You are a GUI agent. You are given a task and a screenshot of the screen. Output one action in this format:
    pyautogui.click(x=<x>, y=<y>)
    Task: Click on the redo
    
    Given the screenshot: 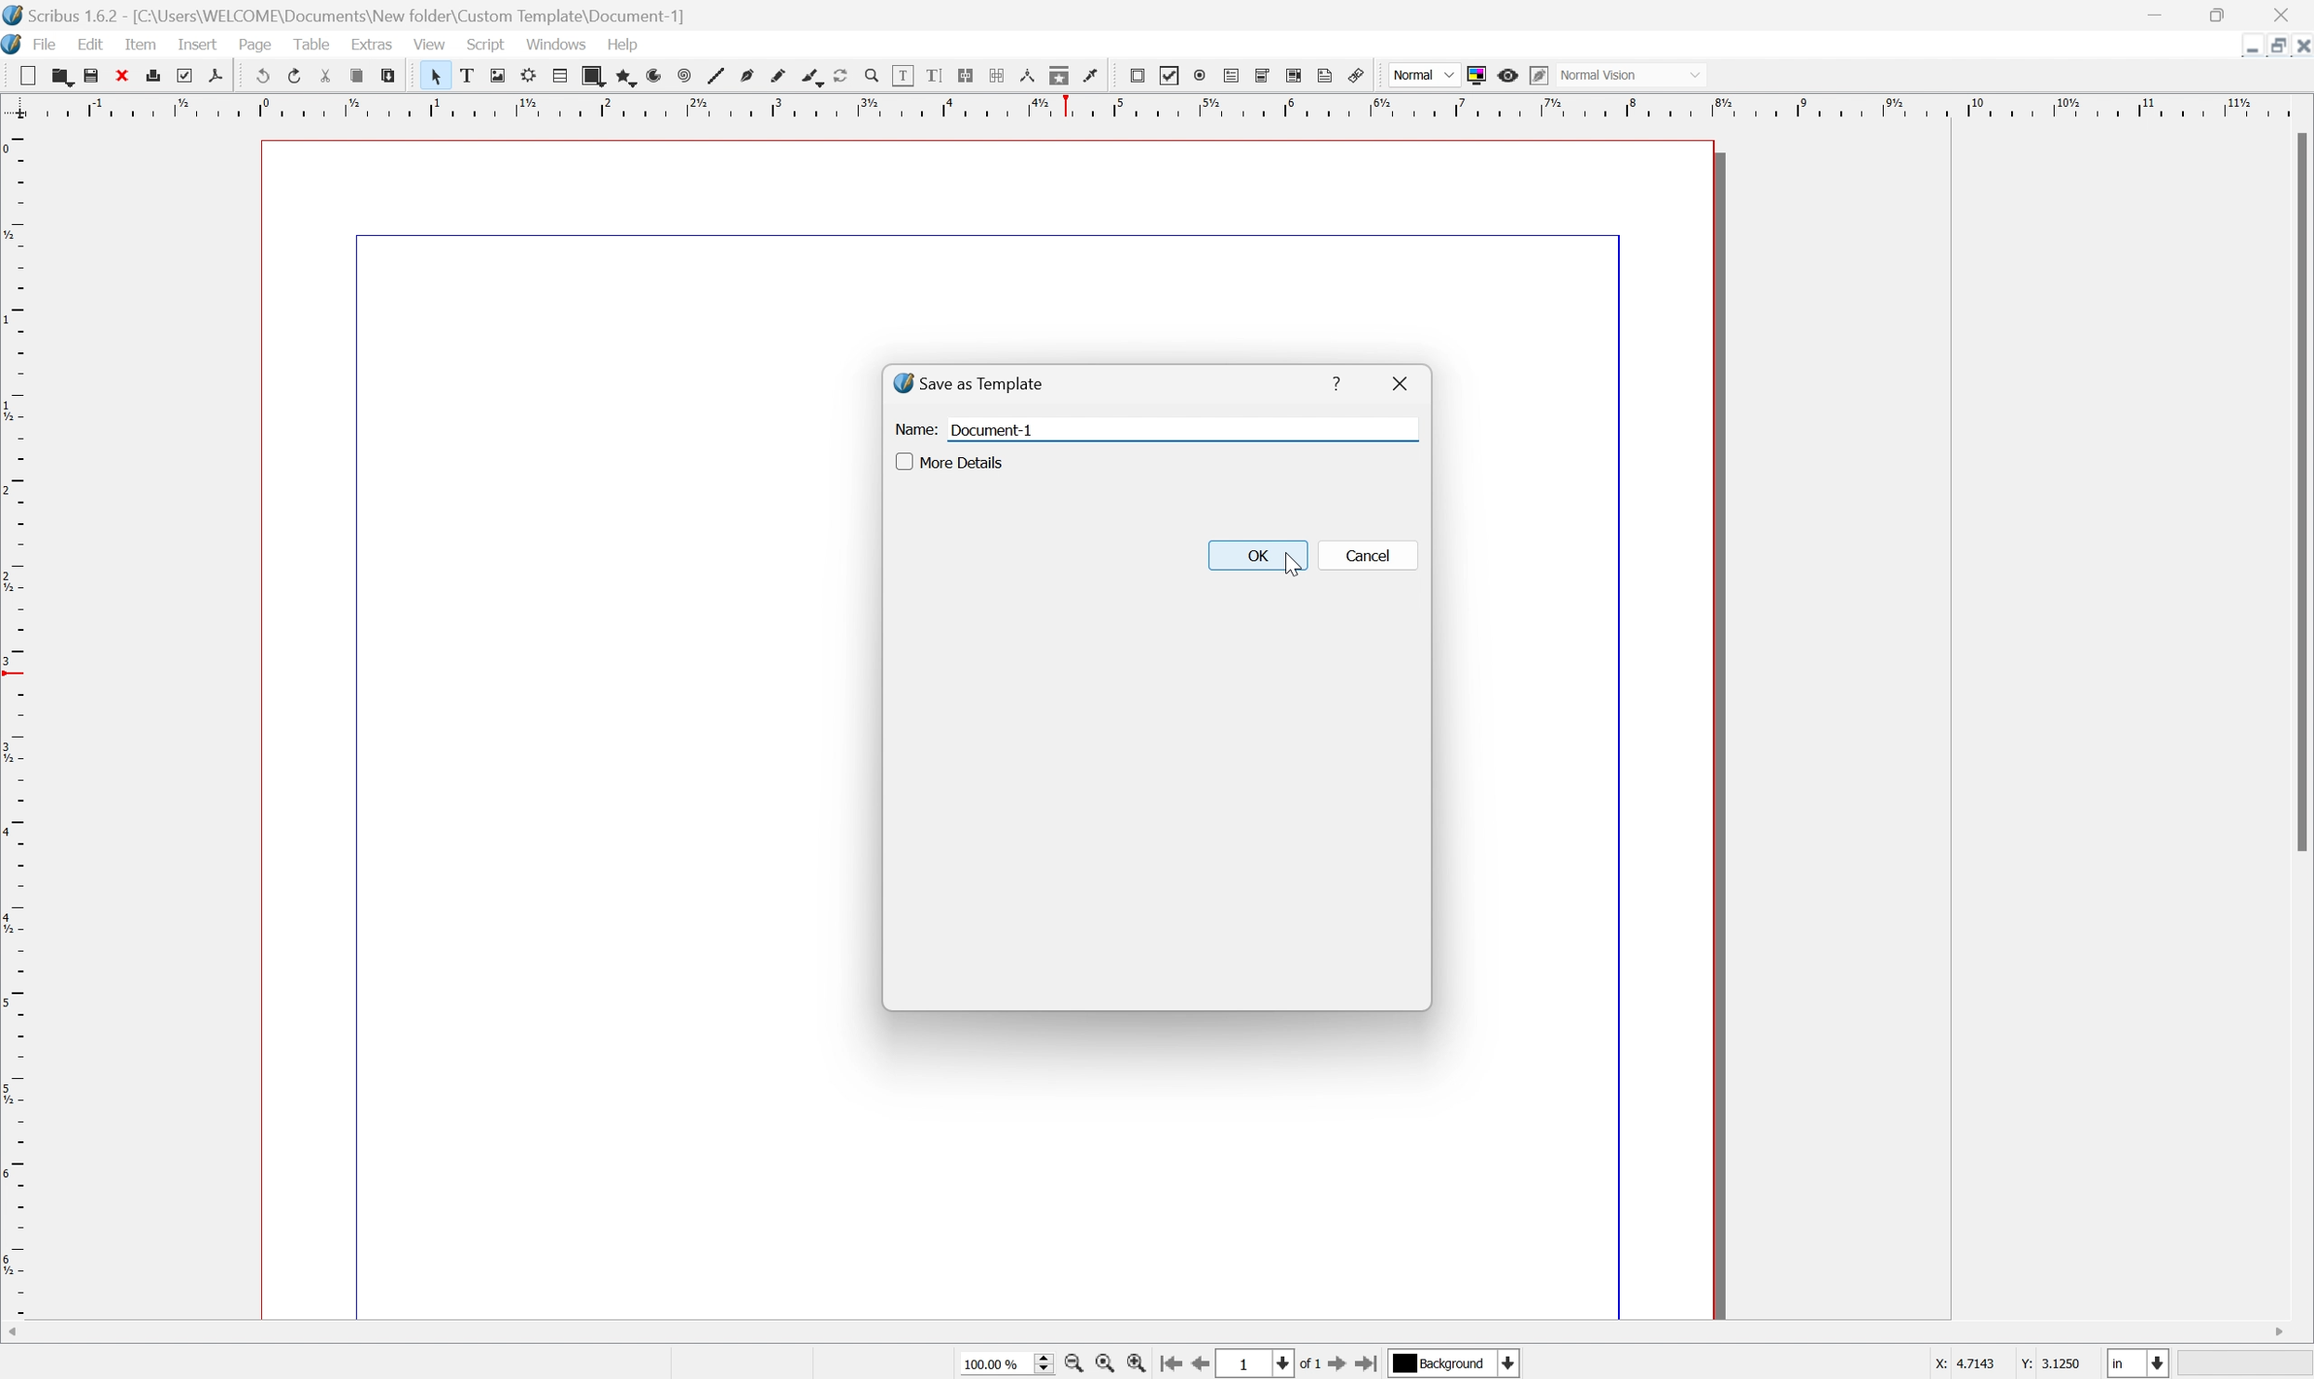 What is the action you would take?
    pyautogui.click(x=291, y=74)
    